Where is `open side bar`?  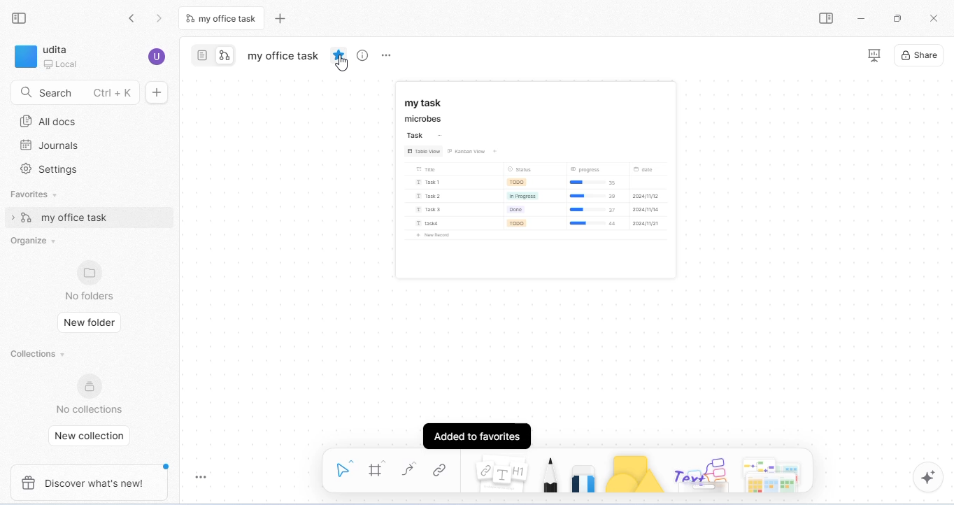 open side bar is located at coordinates (828, 20).